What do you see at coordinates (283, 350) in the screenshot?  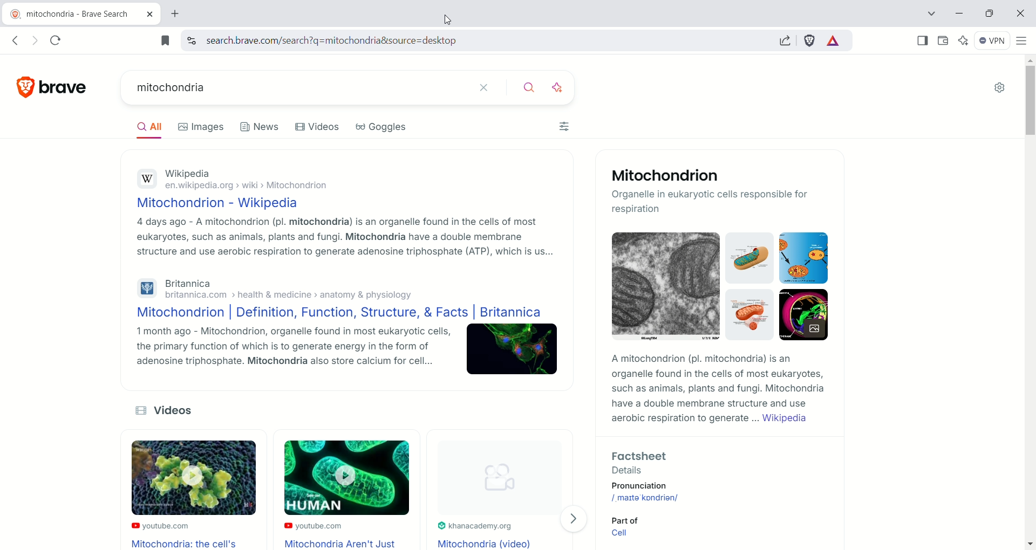 I see `1 month ago - Mitochondrion, organelle found in most eukaryotic cells,
the primary function of which is to generate energy in the form of
adenosine triphosphate. Mitochondria also store calcium for cell...` at bounding box center [283, 350].